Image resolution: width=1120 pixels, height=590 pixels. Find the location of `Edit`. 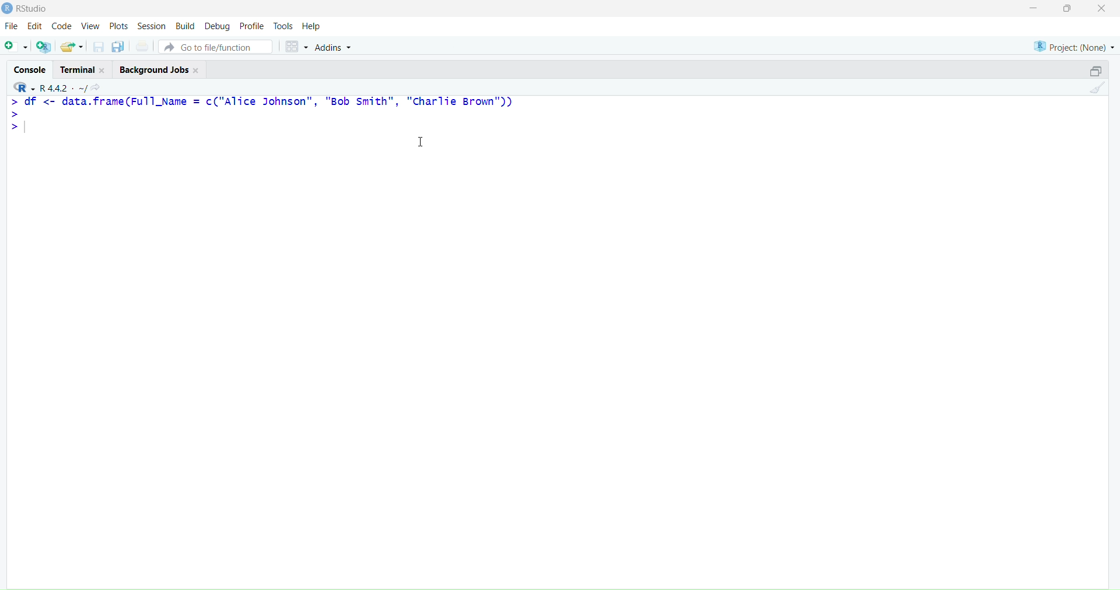

Edit is located at coordinates (34, 26).